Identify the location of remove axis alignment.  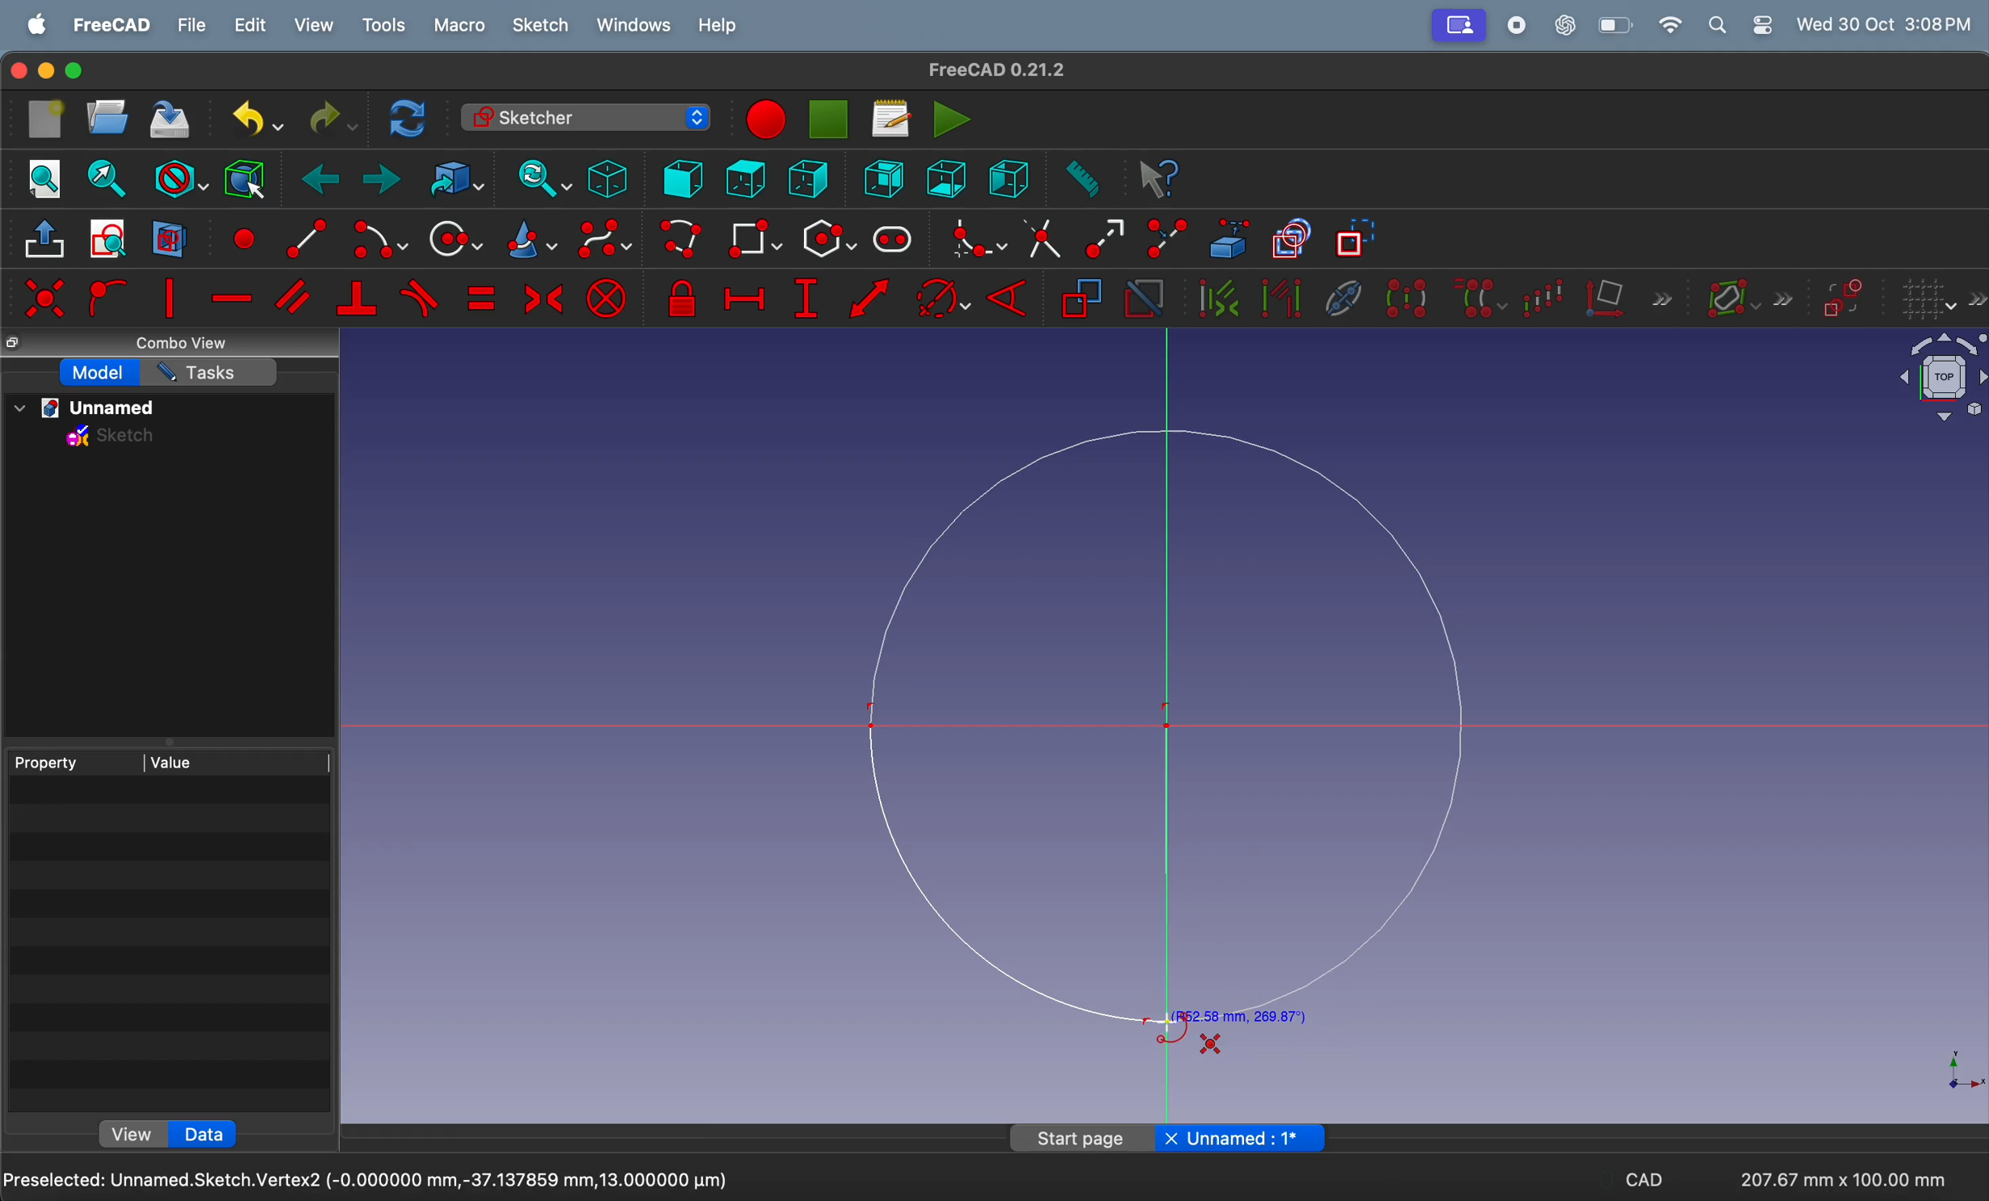
(1630, 297).